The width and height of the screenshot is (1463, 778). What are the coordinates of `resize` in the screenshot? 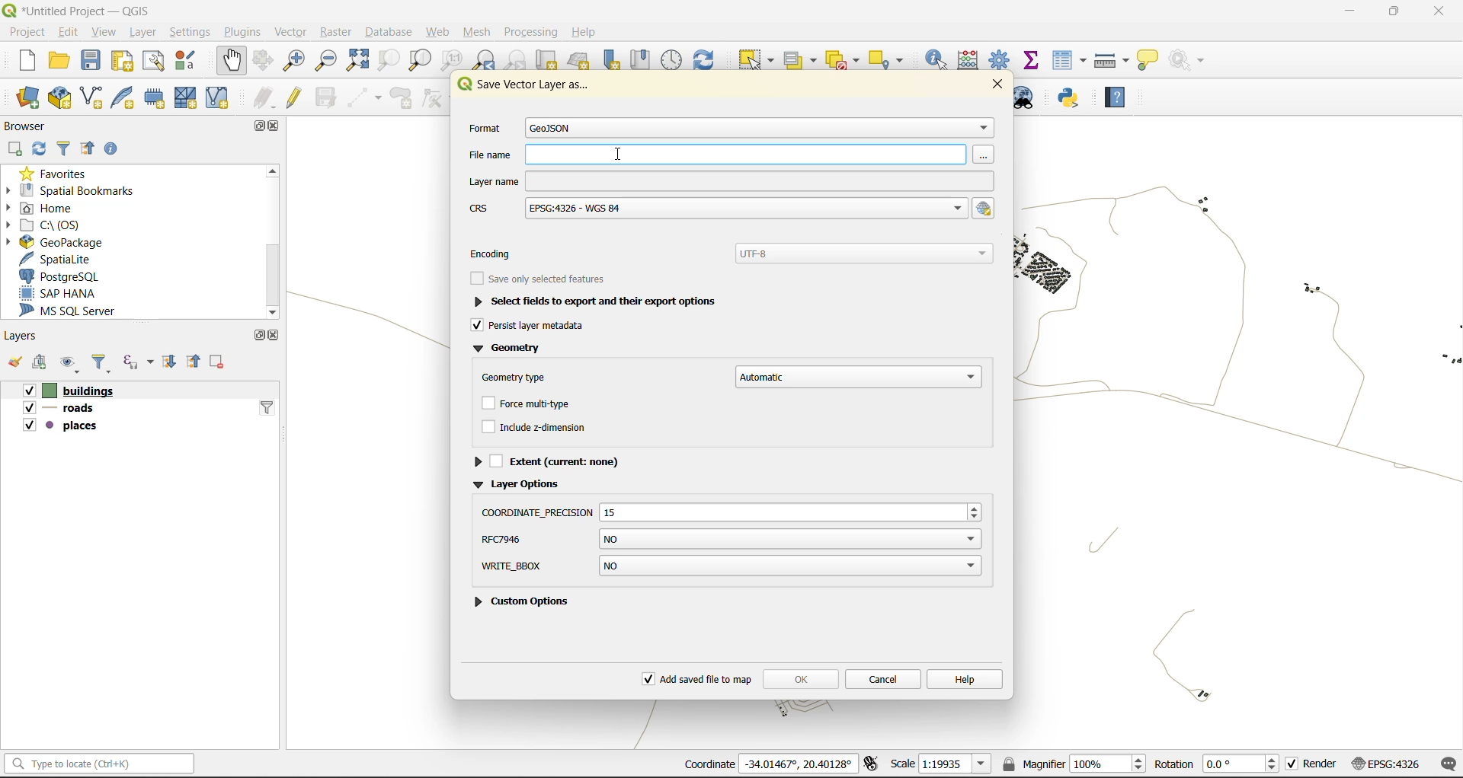 It's located at (731, 509).